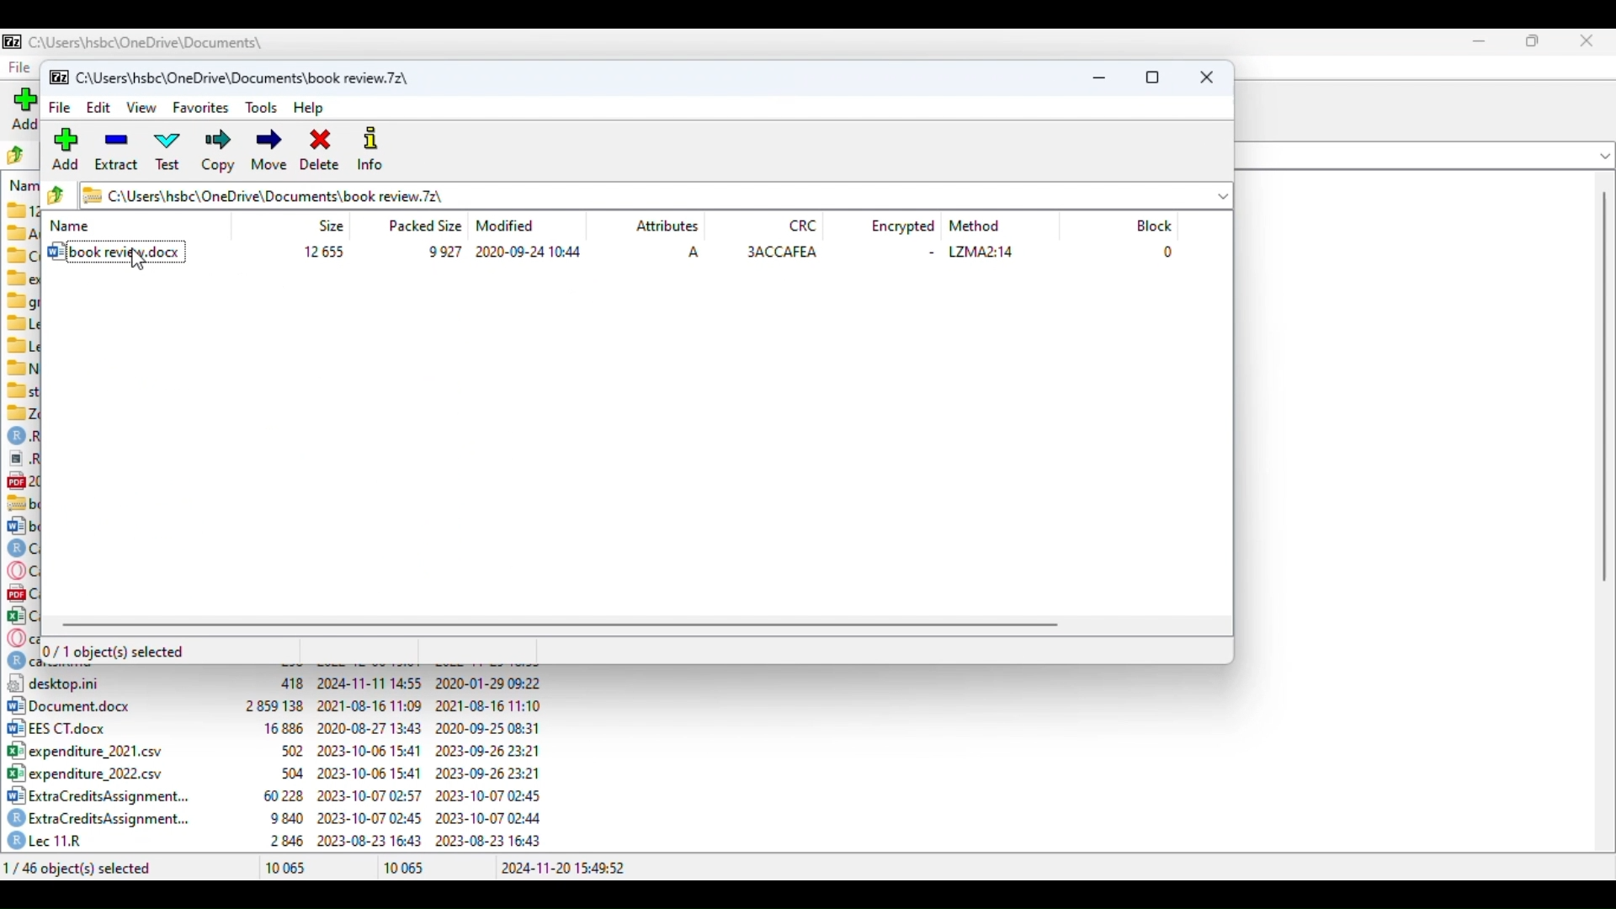  What do you see at coordinates (426, 226) in the screenshot?
I see `packed size` at bounding box center [426, 226].